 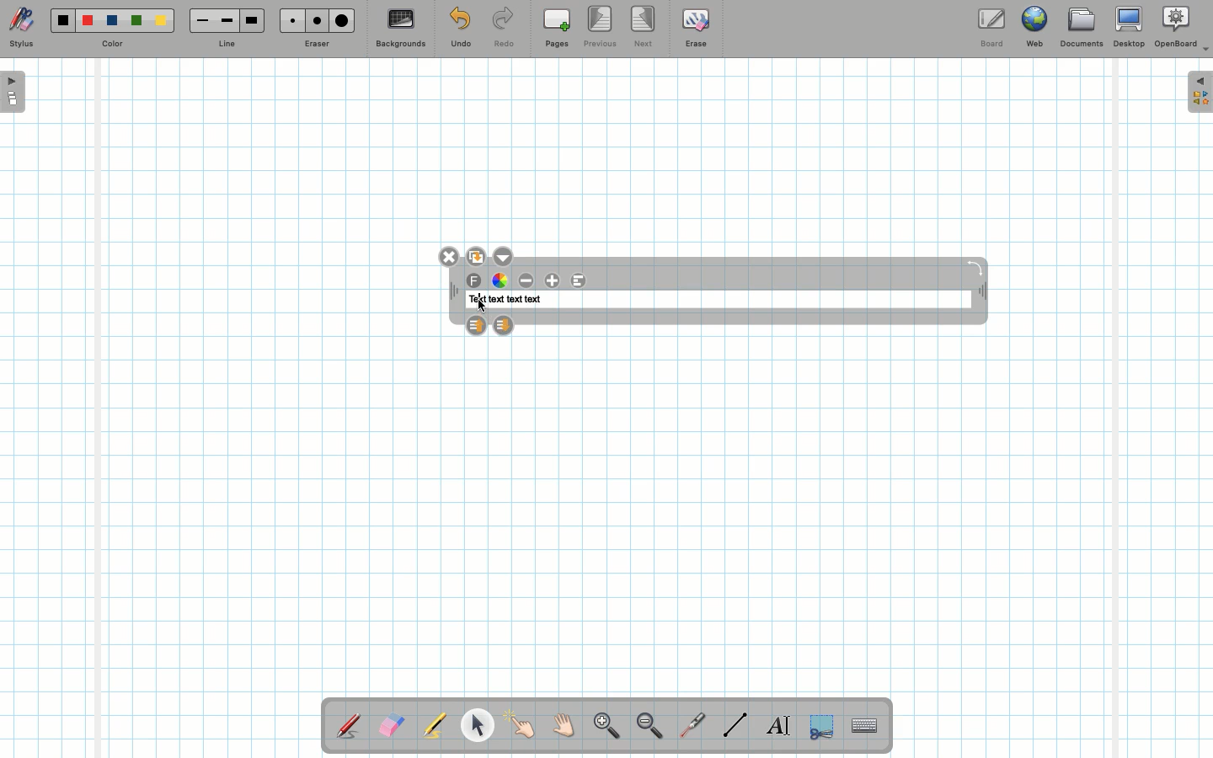 What do you see at coordinates (400, 29) in the screenshot?
I see `Backgrounds` at bounding box center [400, 29].